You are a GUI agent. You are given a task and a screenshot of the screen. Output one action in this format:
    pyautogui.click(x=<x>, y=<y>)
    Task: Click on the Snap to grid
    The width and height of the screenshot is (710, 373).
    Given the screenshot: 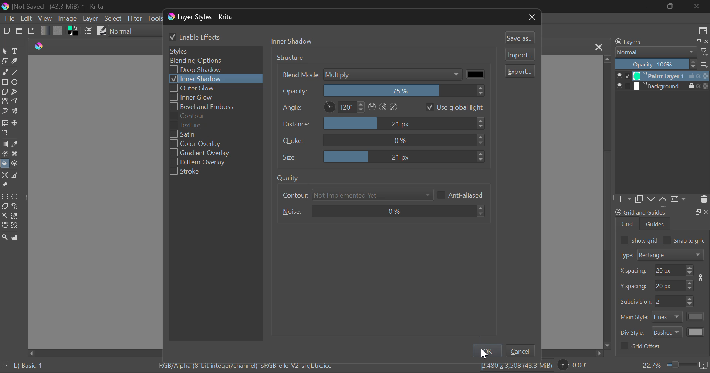 What is the action you would take?
    pyautogui.click(x=686, y=240)
    